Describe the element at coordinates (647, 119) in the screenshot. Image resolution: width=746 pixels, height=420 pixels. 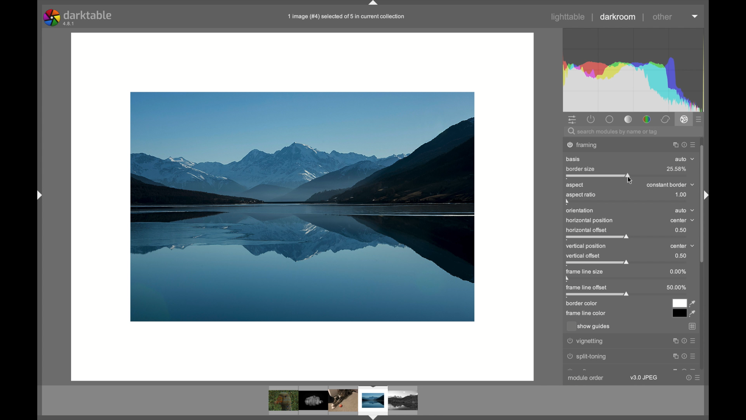
I see `color` at that location.